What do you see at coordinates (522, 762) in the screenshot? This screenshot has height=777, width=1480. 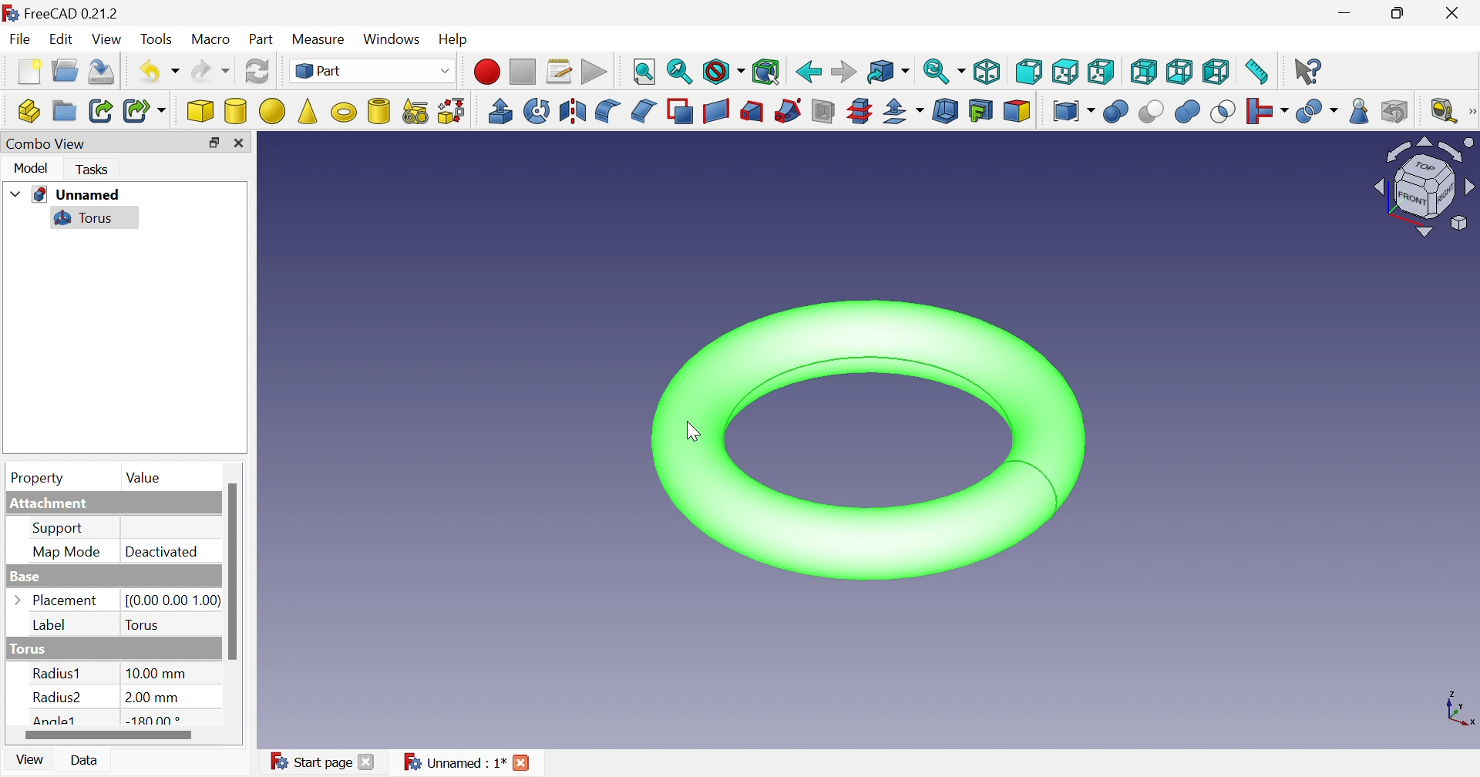 I see `Close` at bounding box center [522, 762].